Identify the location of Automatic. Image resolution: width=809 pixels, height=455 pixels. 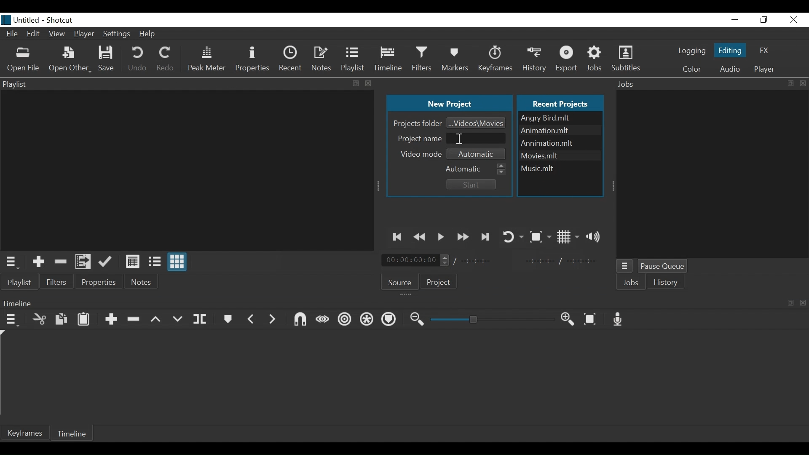
(479, 153).